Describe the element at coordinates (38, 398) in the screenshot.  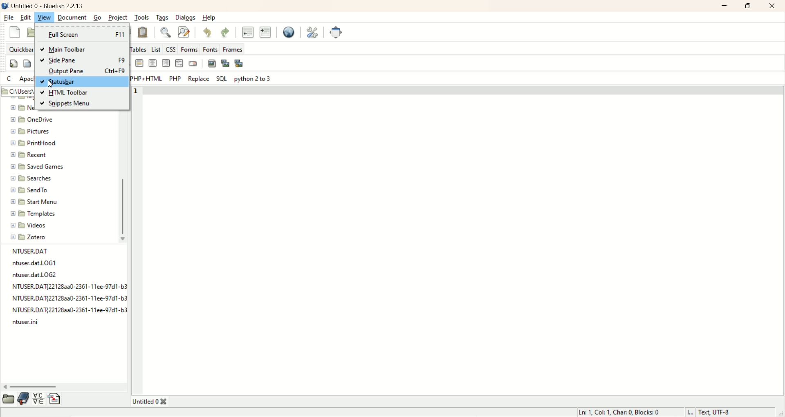
I see `insert special character` at that location.